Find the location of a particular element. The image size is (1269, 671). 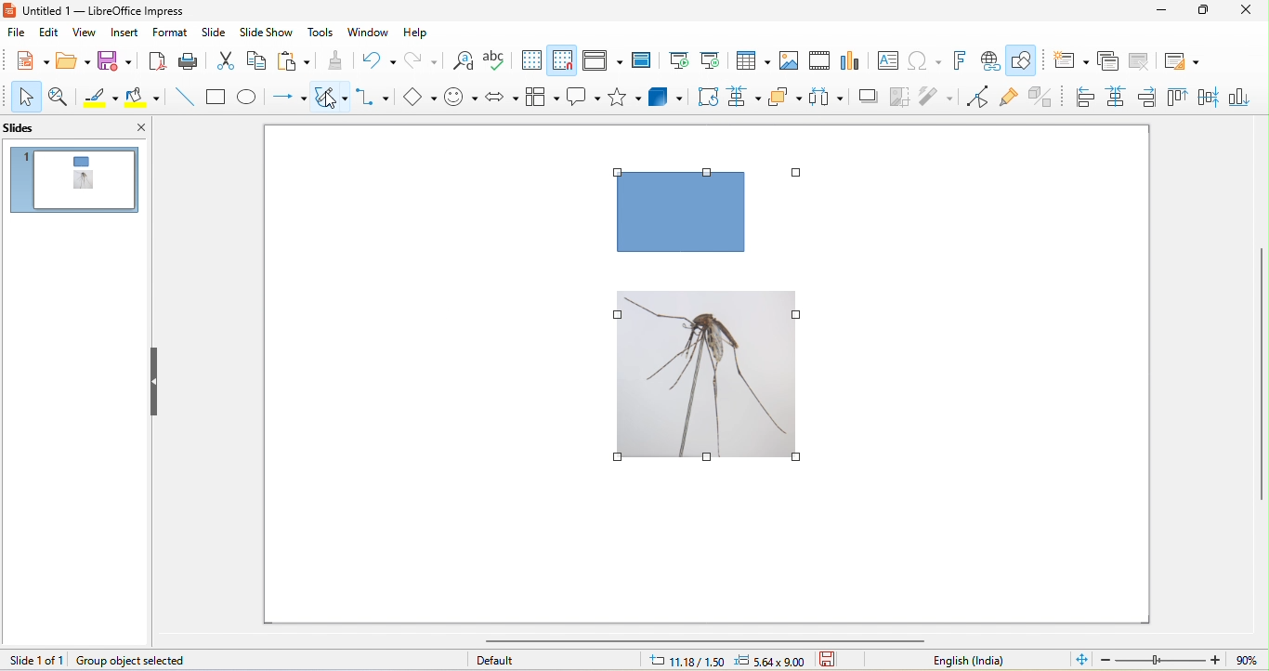

point edit mode is located at coordinates (977, 98).